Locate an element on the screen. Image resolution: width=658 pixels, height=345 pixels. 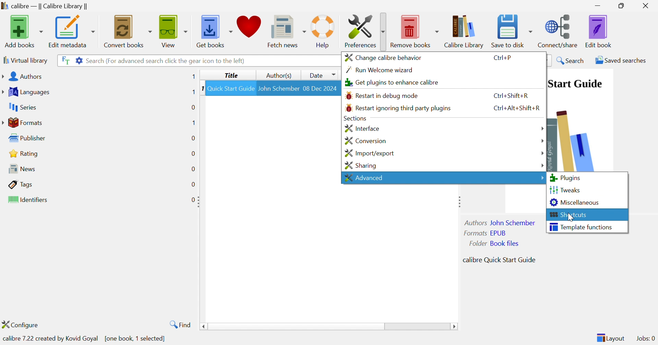
Identifiers is located at coordinates (29, 200).